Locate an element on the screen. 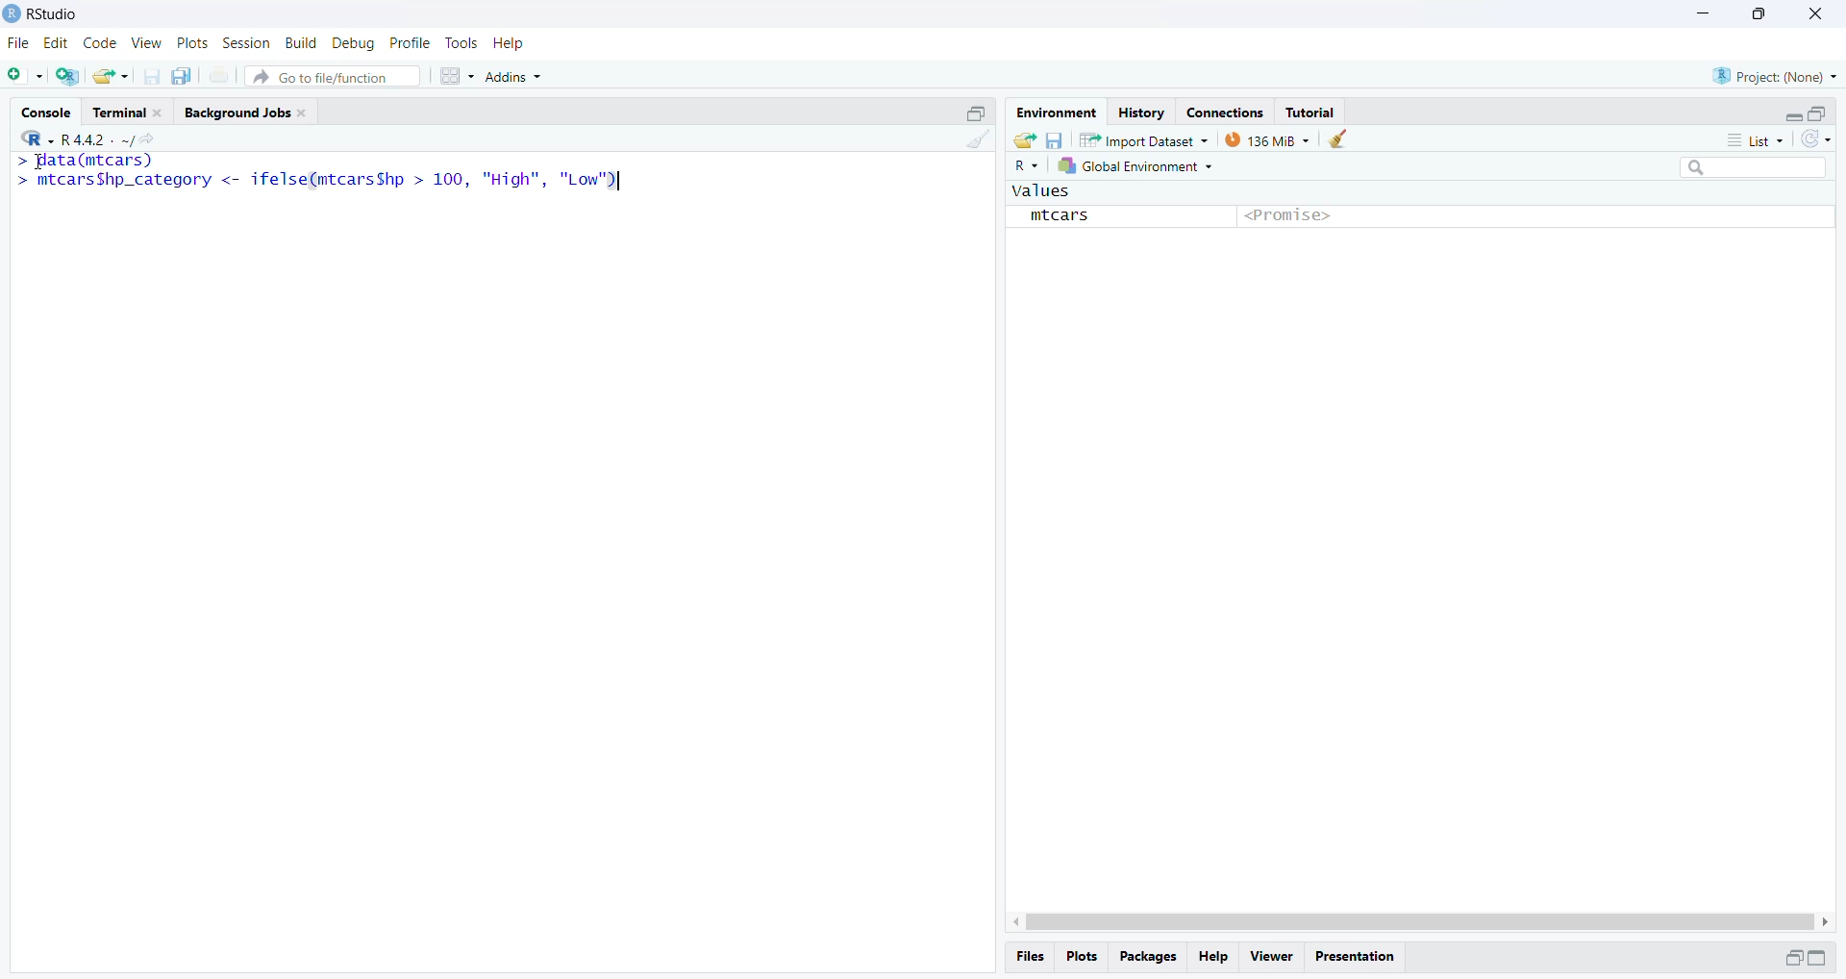 The width and height of the screenshot is (1846, 979). List is located at coordinates (1759, 140).